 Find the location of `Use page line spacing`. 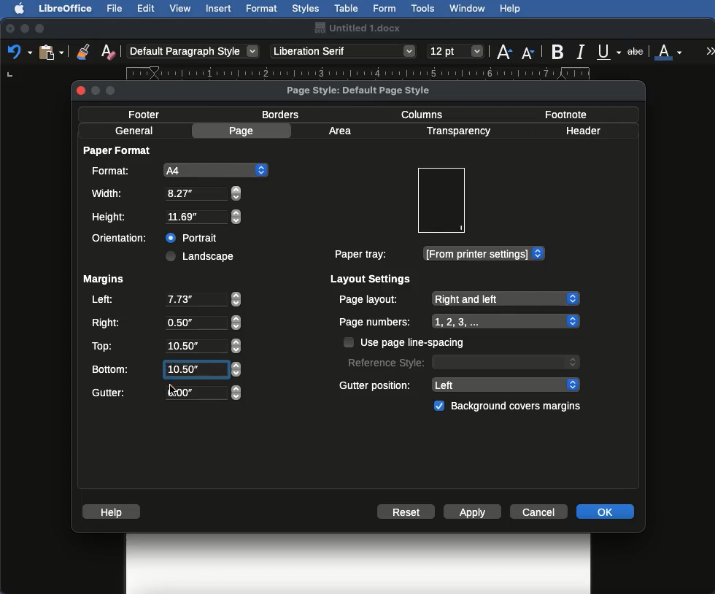

Use page line spacing is located at coordinates (406, 342).